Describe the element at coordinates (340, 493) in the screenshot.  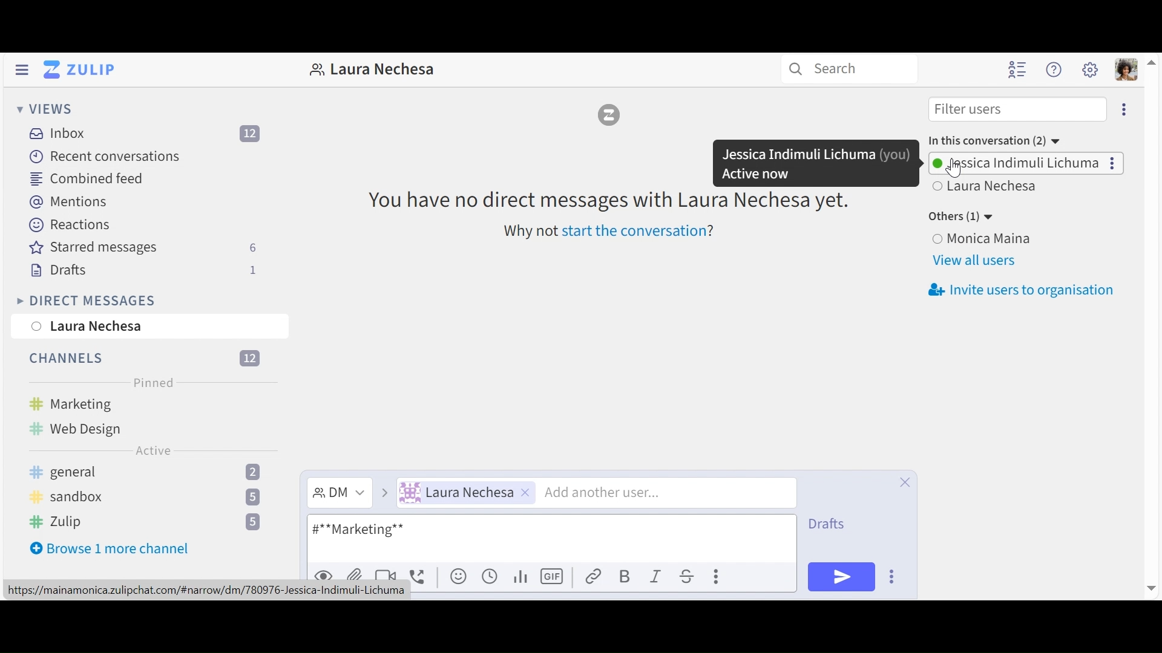
I see `Direct Message` at that location.